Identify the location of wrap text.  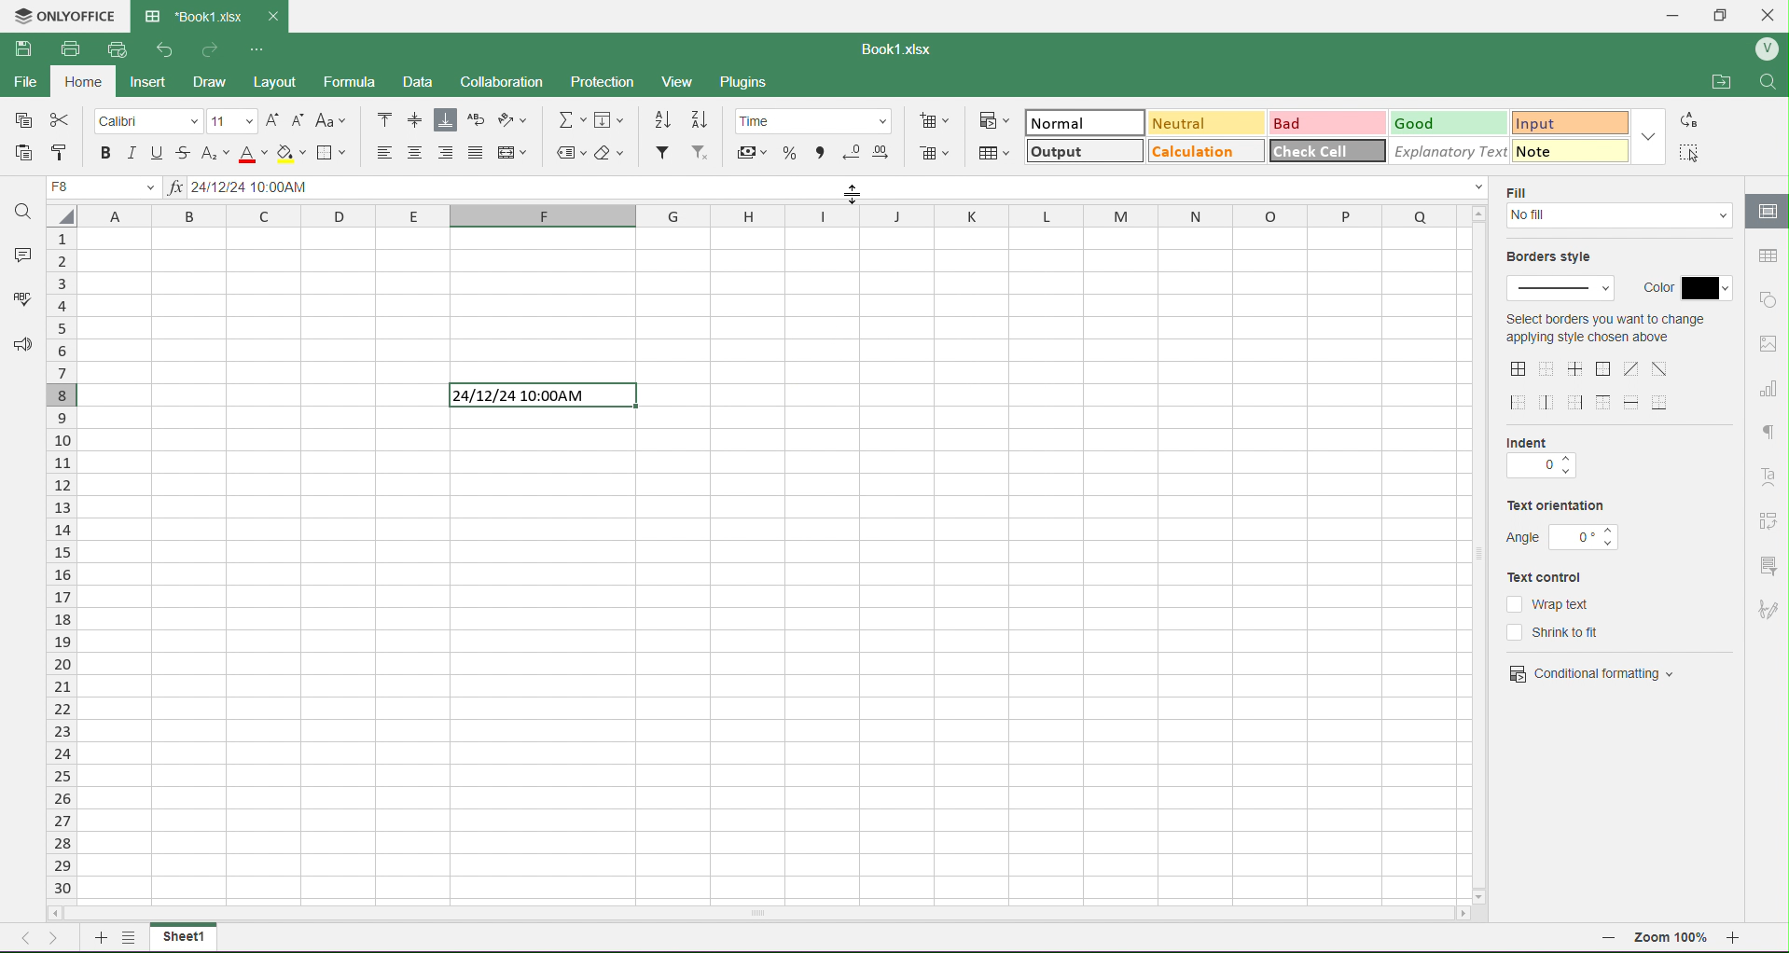
(1549, 603).